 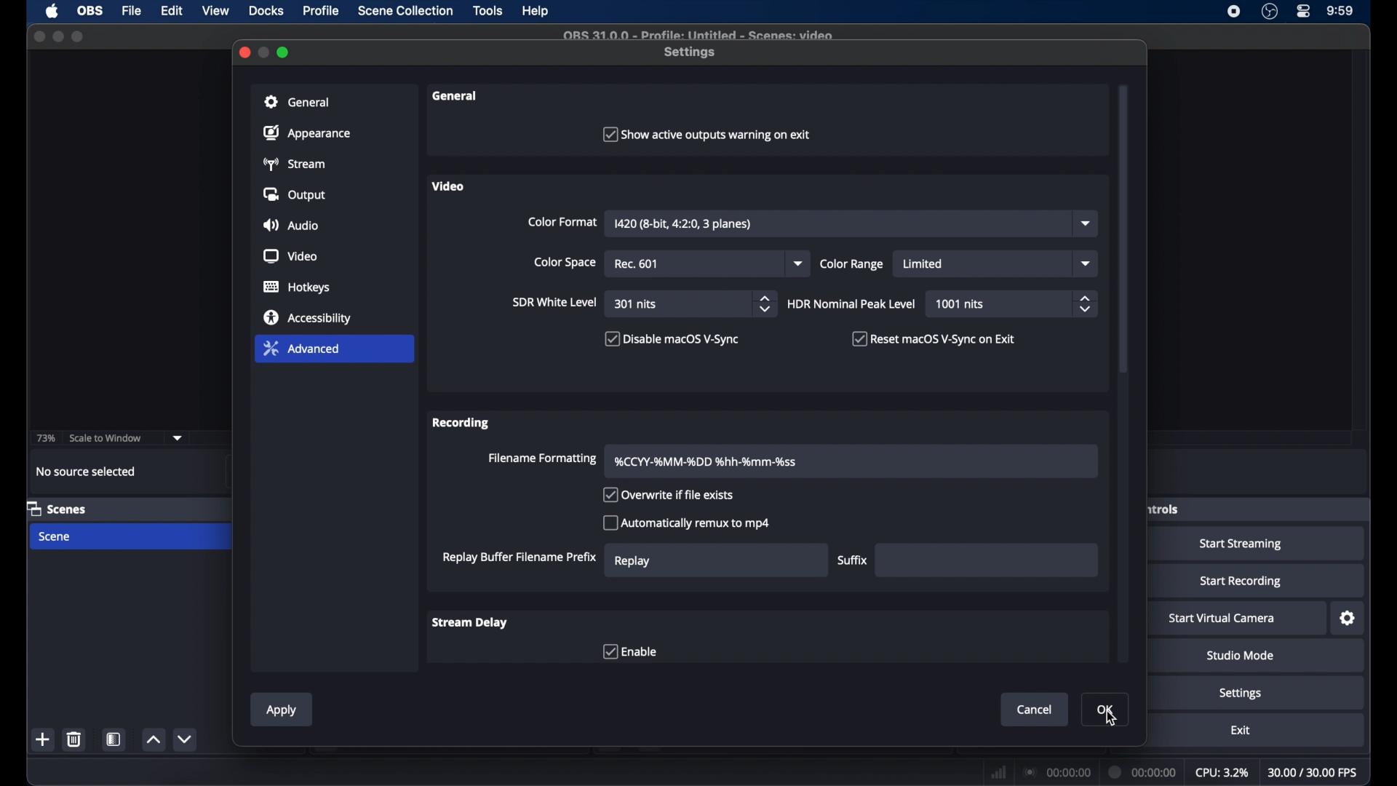 I want to click on apple icon, so click(x=52, y=12).